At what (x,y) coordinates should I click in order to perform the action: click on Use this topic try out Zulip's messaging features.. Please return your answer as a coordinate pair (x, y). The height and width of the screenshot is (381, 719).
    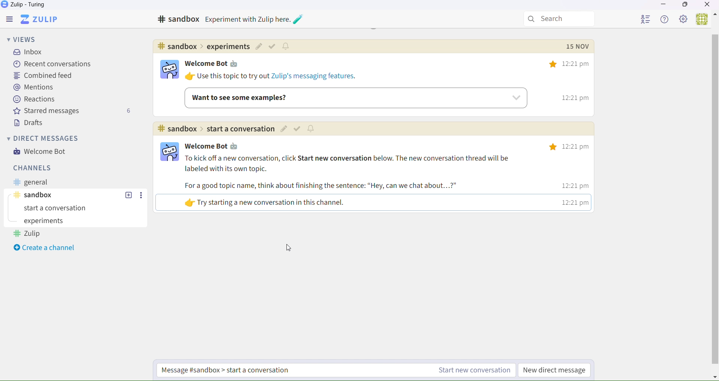
    Looking at the image, I should click on (272, 77).